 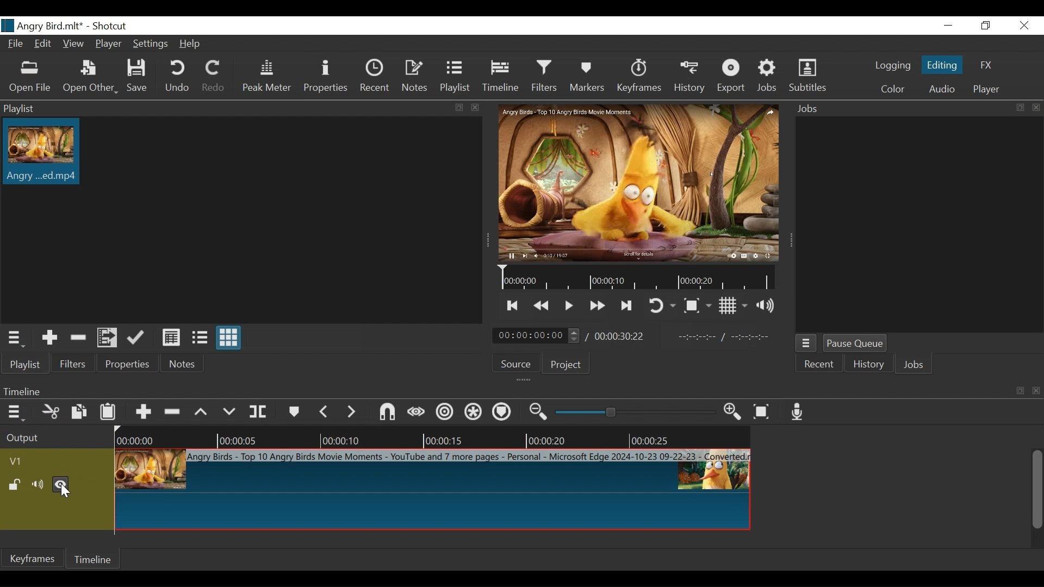 I want to click on Timeline, so click(x=93, y=559).